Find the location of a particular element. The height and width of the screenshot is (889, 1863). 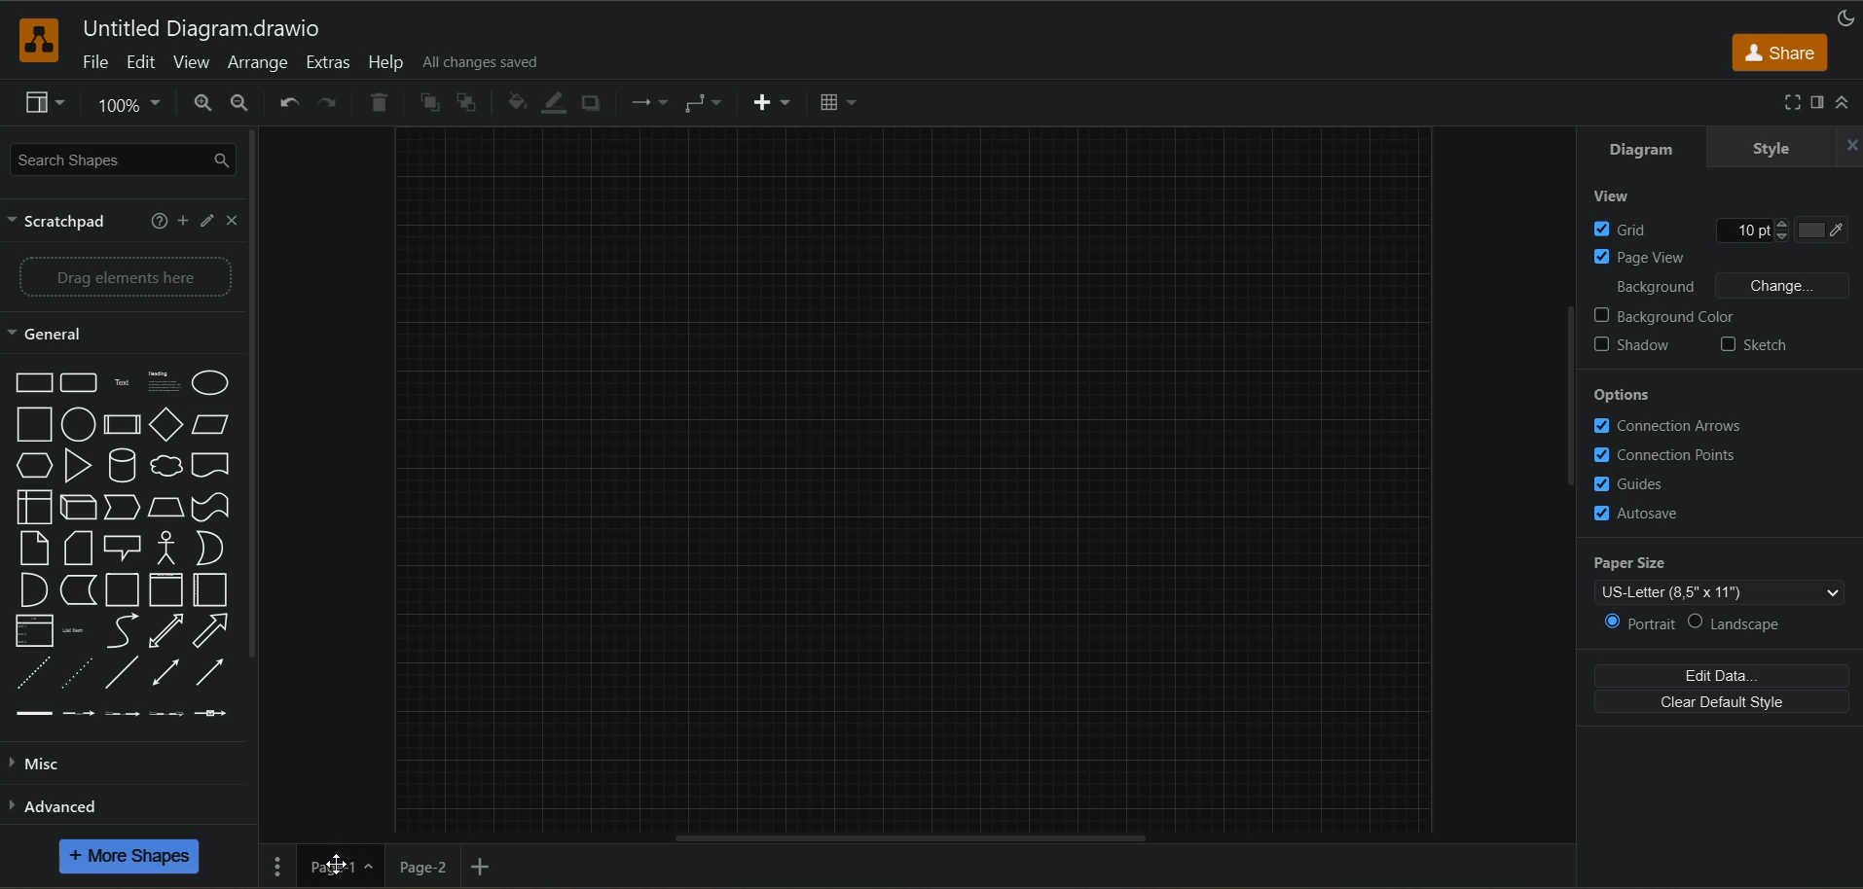

Grid line size is located at coordinates (1739, 230).